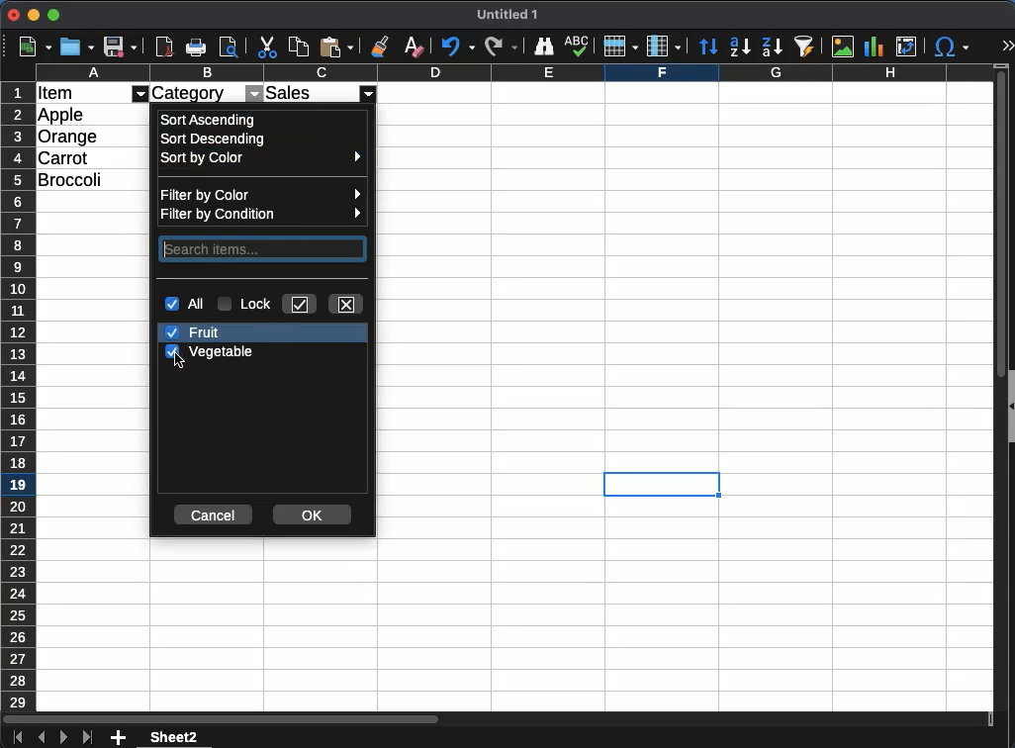 The height and width of the screenshot is (748, 1015). Describe the element at coordinates (217, 140) in the screenshot. I see `sort descending` at that location.